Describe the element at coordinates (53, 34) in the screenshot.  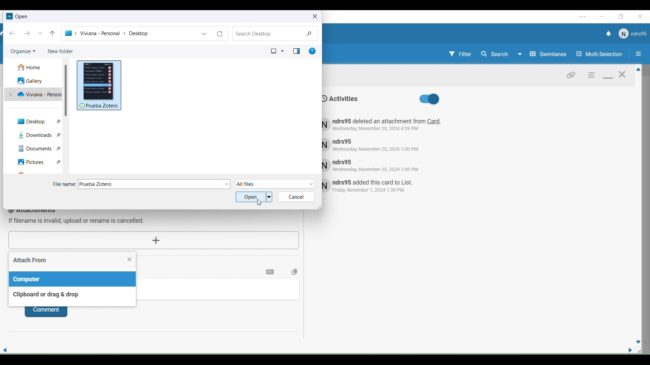
I see `Go to previous folder` at that location.